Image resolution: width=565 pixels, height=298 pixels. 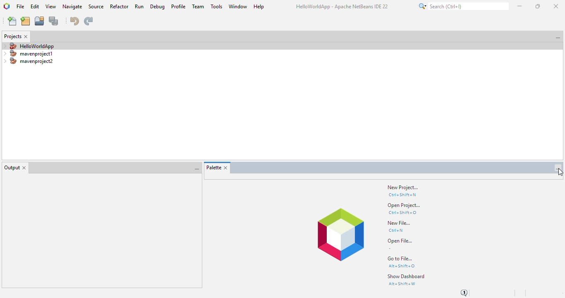 I want to click on shortcut for go to file, so click(x=402, y=266).